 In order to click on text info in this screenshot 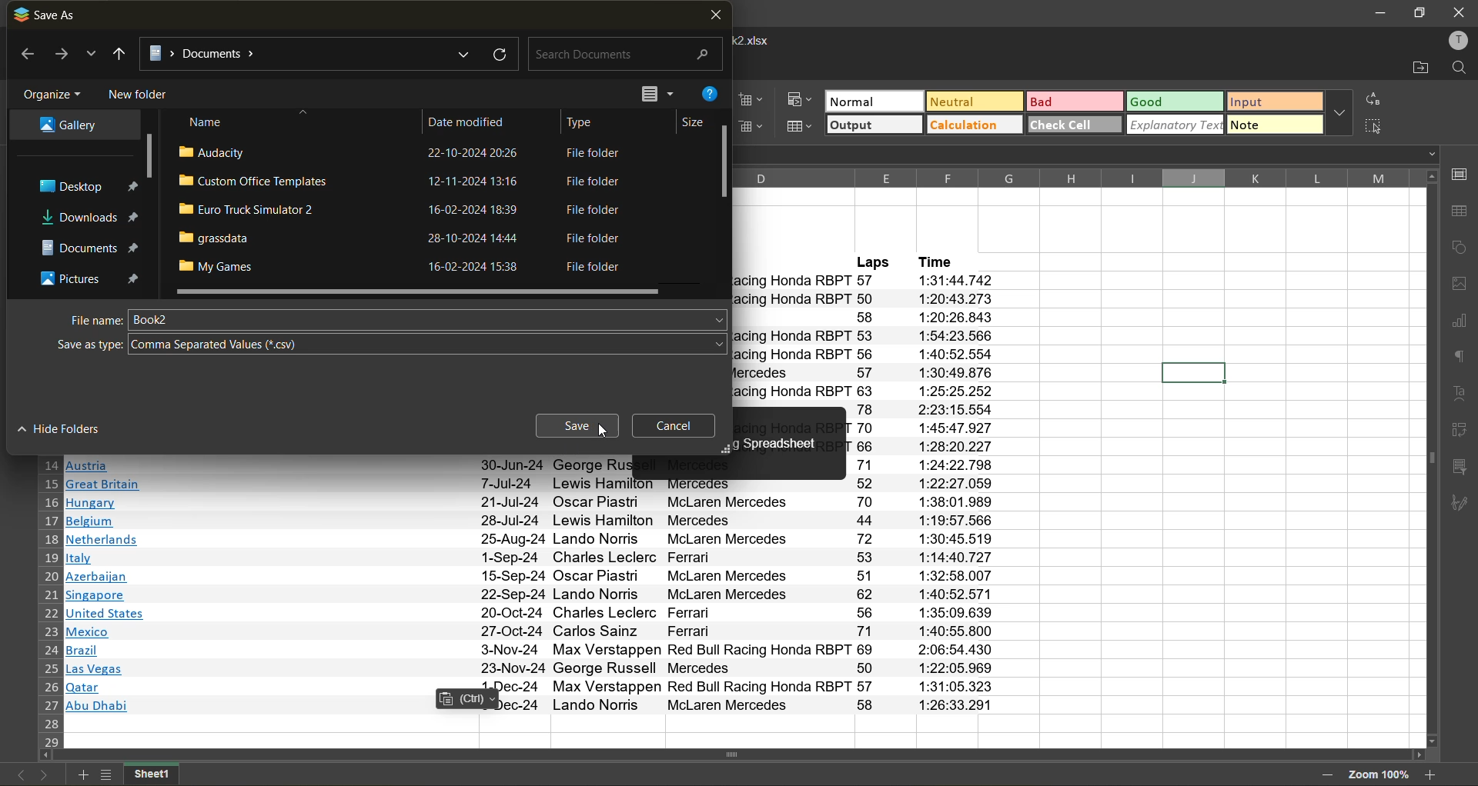, I will do `click(534, 595)`.